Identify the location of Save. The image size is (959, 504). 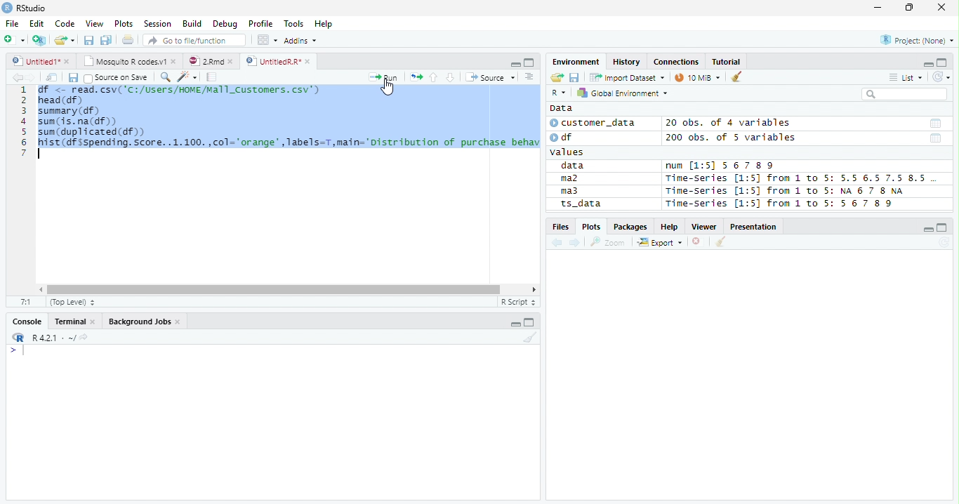
(574, 77).